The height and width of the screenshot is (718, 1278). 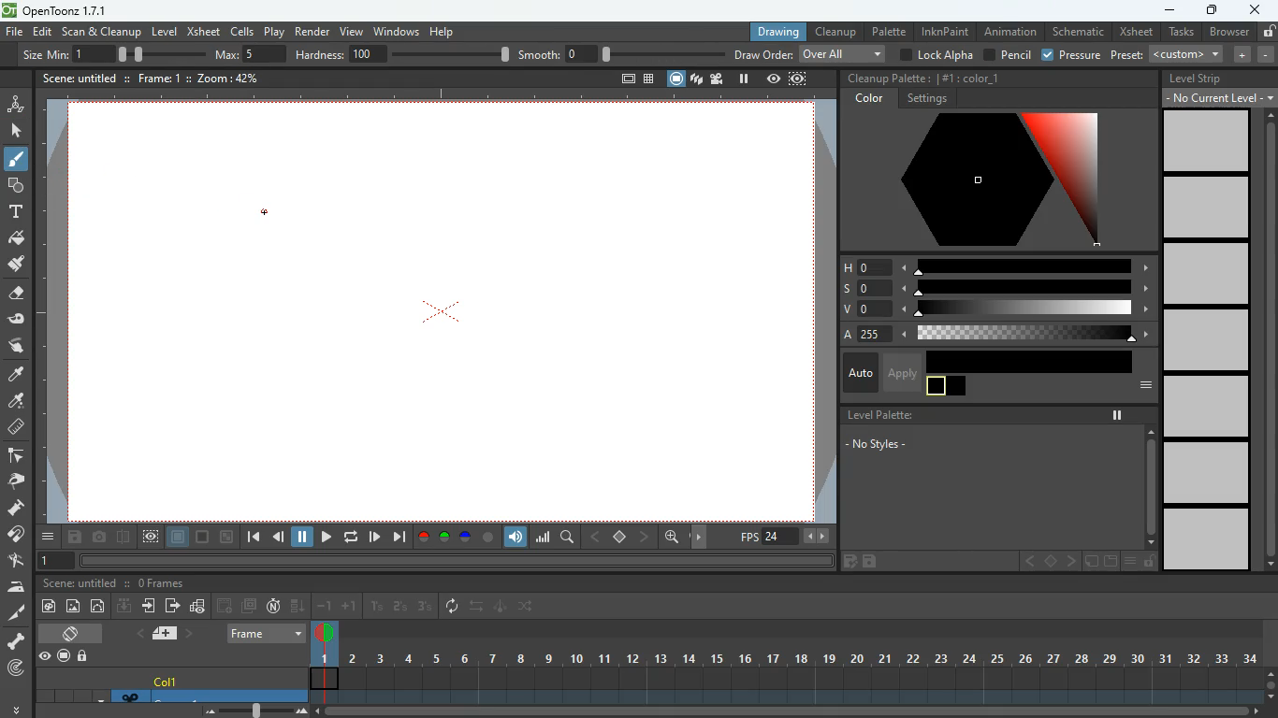 I want to click on scroll, so click(x=795, y=712).